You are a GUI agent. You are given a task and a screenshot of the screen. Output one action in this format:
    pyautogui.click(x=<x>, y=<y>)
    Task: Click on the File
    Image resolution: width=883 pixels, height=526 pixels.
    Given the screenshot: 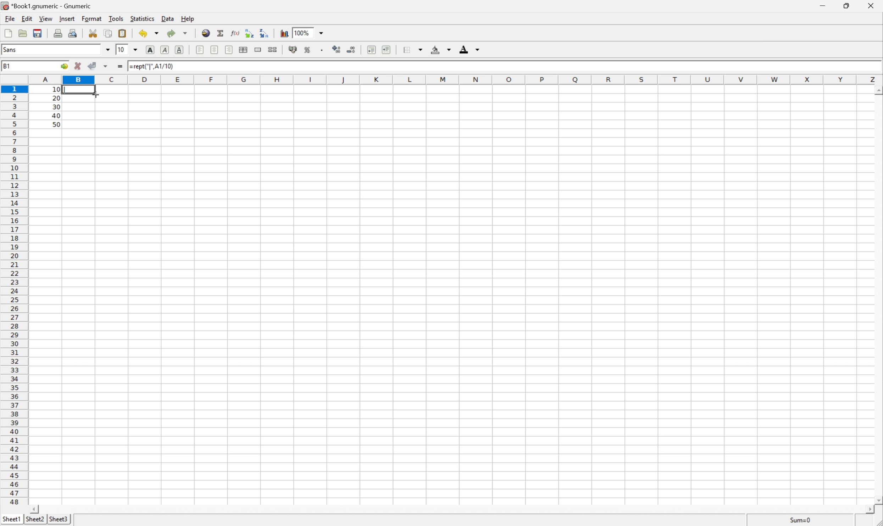 What is the action you would take?
    pyautogui.click(x=10, y=19)
    